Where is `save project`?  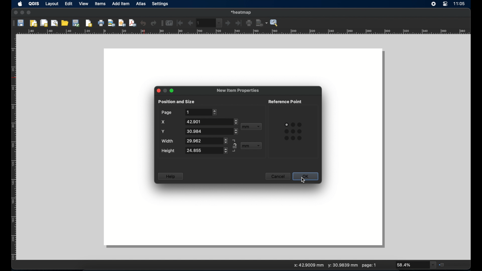
save project is located at coordinates (21, 24).